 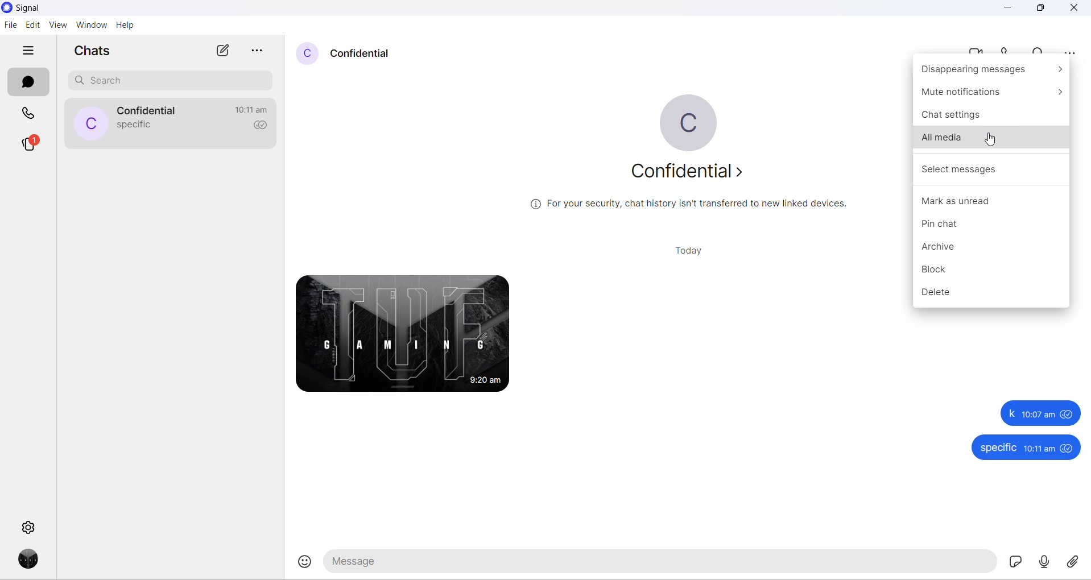 What do you see at coordinates (987, 294) in the screenshot?
I see `delete` at bounding box center [987, 294].